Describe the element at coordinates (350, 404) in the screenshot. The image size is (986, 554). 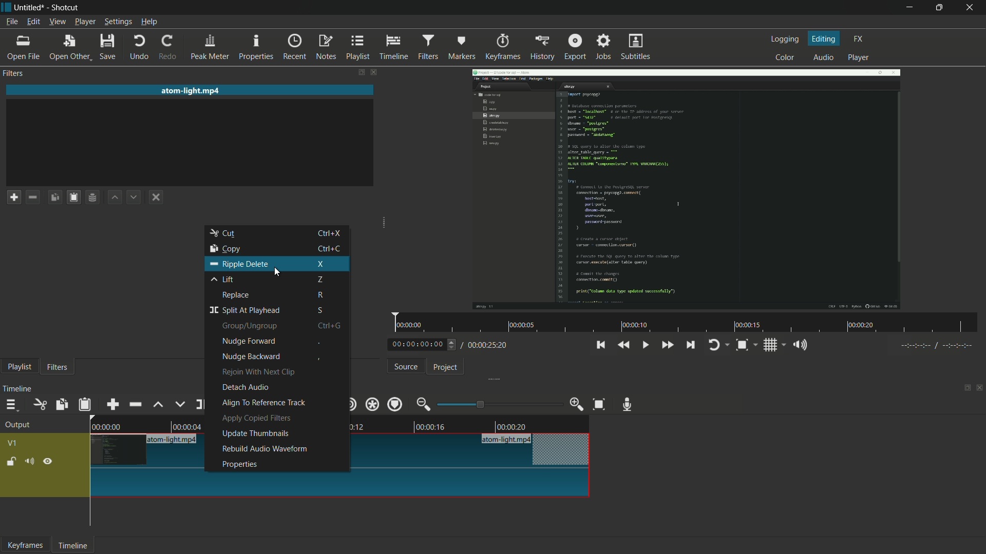
I see `ripple` at that location.